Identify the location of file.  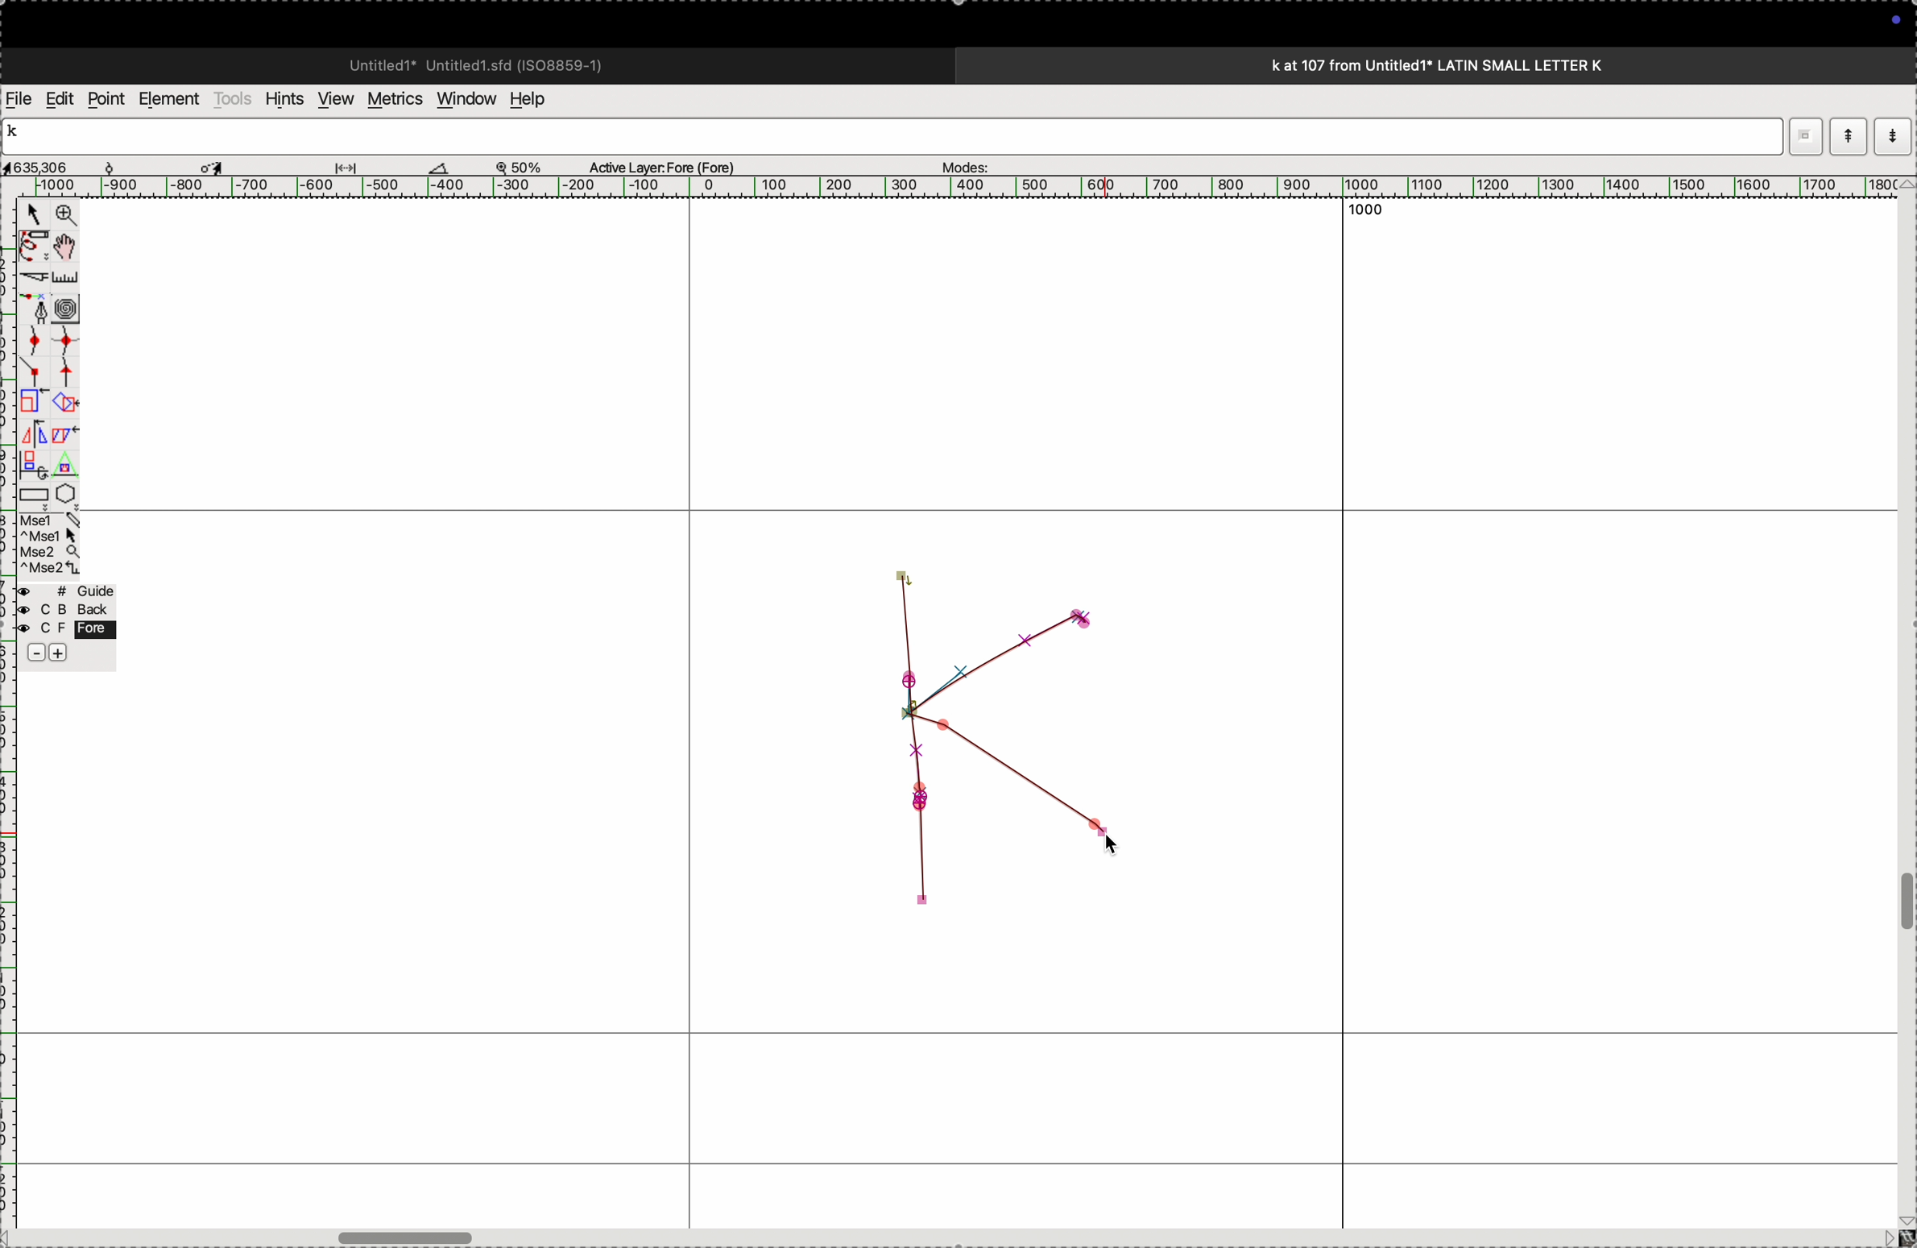
(19, 99).